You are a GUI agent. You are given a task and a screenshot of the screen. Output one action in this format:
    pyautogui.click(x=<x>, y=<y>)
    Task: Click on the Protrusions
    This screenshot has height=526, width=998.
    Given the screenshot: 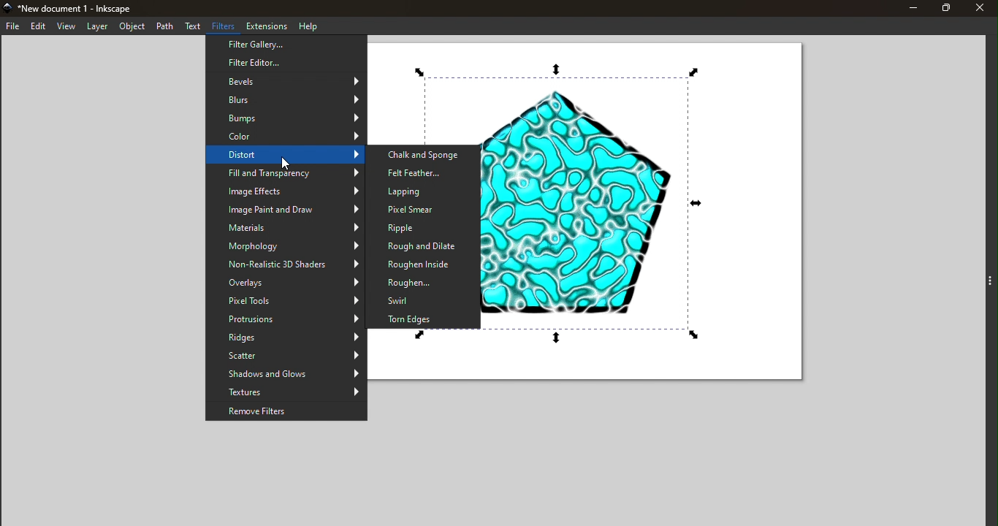 What is the action you would take?
    pyautogui.click(x=286, y=320)
    